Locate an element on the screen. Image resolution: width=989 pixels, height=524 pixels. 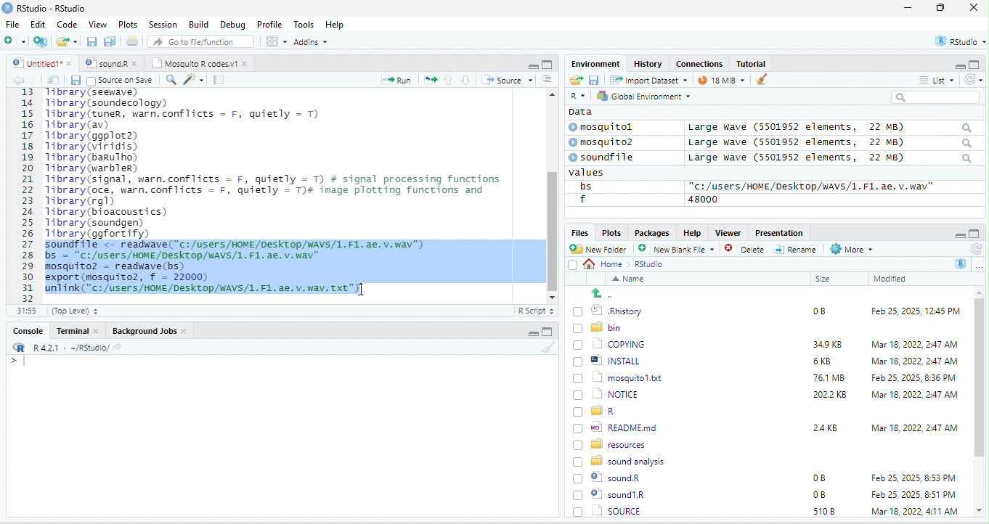
syntax is located at coordinates (15, 363).